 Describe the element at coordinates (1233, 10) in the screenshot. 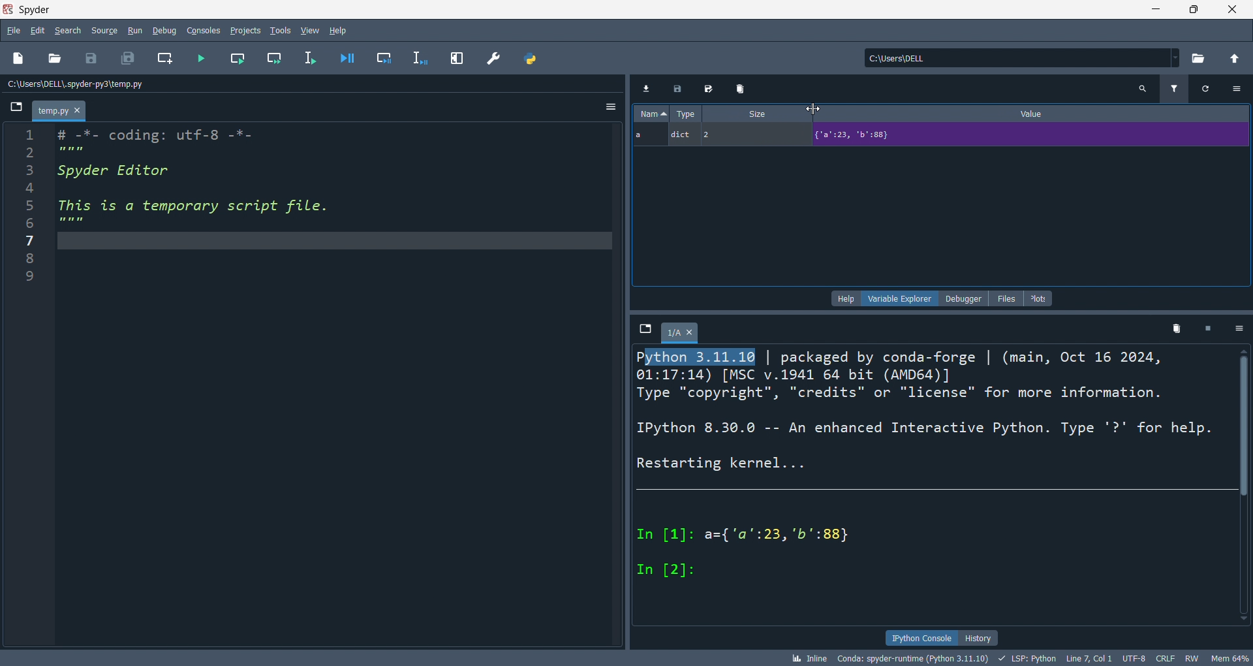

I see `close` at that location.